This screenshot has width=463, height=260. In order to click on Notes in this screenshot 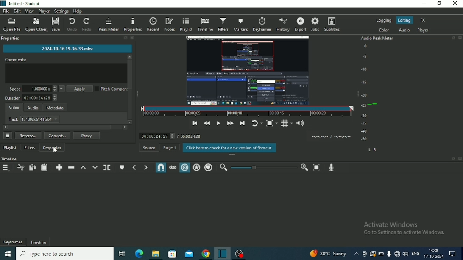, I will do `click(169, 25)`.